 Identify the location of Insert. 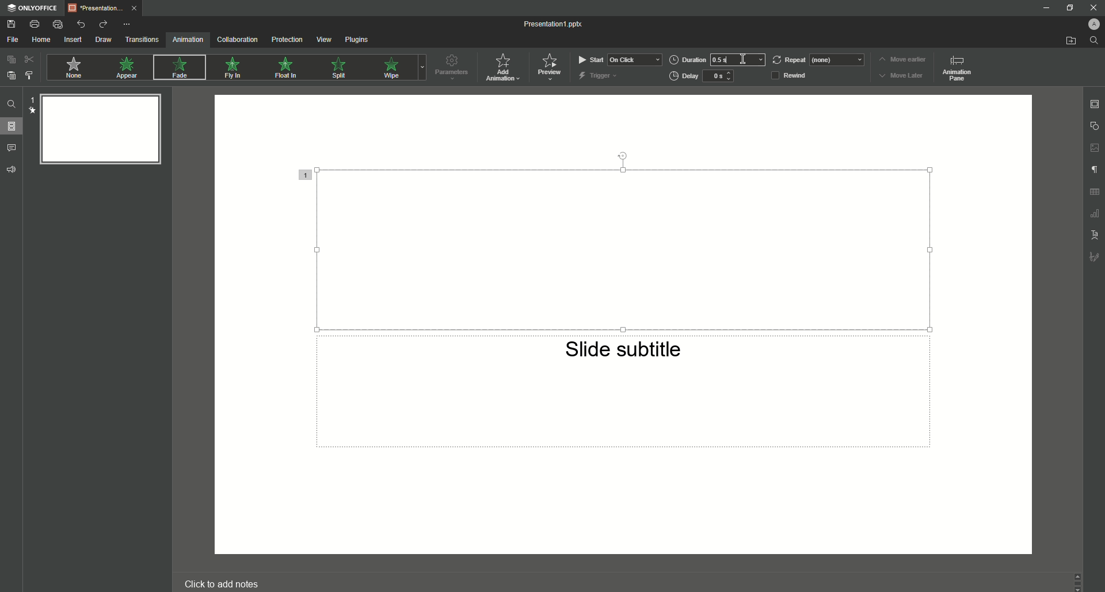
(74, 40).